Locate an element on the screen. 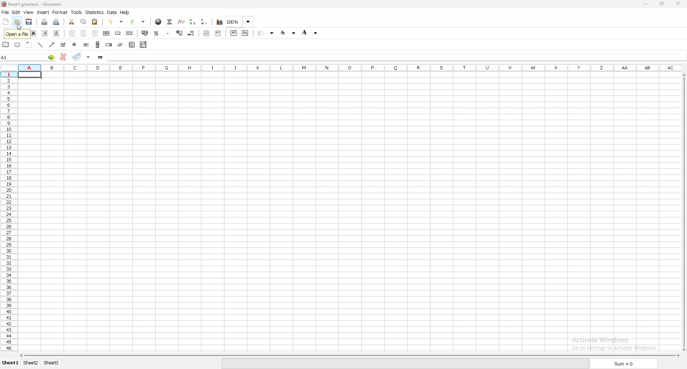  summation is located at coordinates (170, 21).